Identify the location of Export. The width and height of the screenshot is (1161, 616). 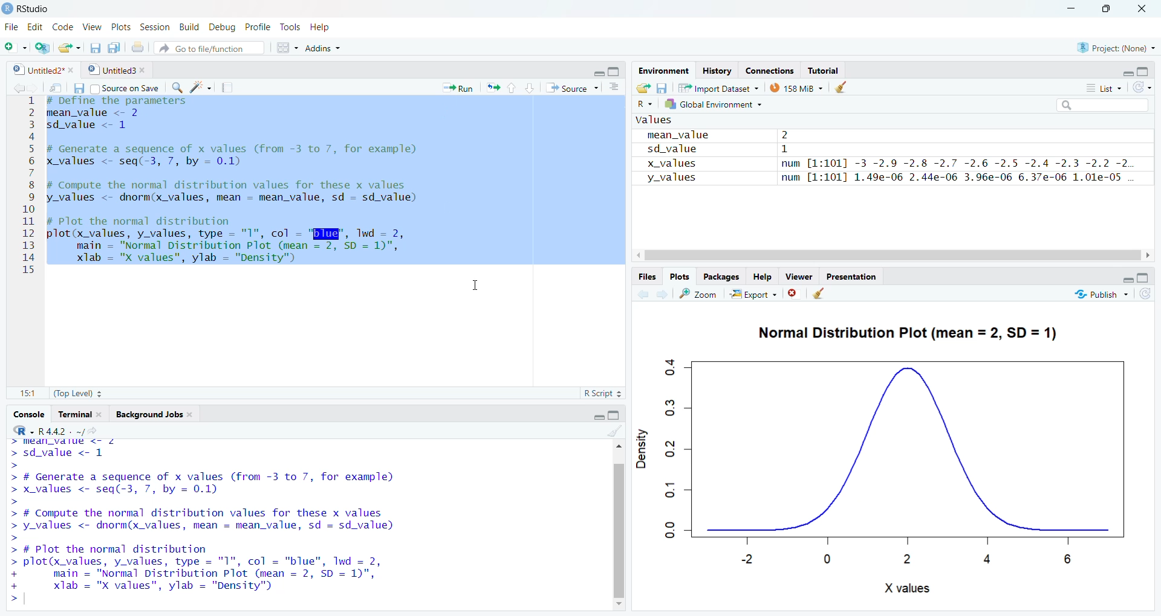
(755, 292).